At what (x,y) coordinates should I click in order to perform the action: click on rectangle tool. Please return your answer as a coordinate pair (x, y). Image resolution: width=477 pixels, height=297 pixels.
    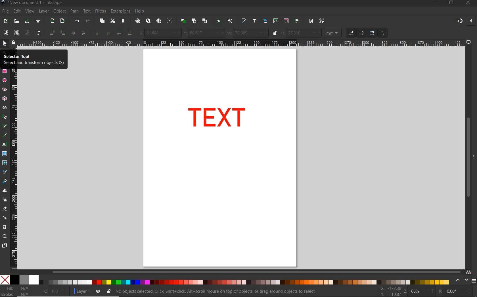
    Looking at the image, I should click on (5, 71).